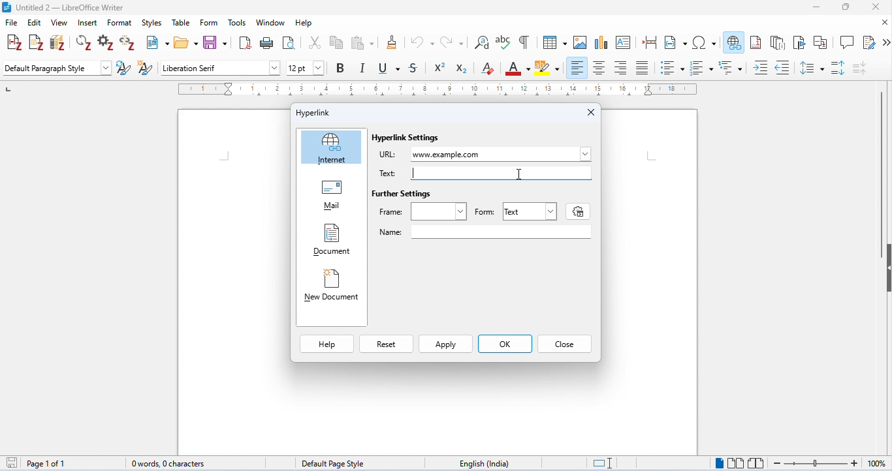 This screenshot has width=892, height=471. What do you see at coordinates (440, 68) in the screenshot?
I see `superscript` at bounding box center [440, 68].